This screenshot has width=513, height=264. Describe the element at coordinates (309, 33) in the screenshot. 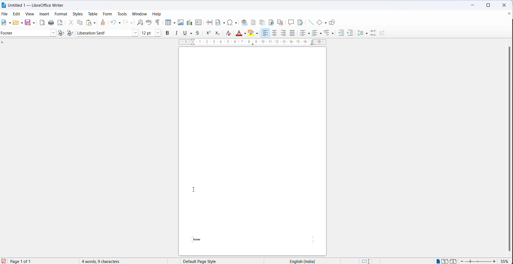

I see `toggle unordered list options` at that location.